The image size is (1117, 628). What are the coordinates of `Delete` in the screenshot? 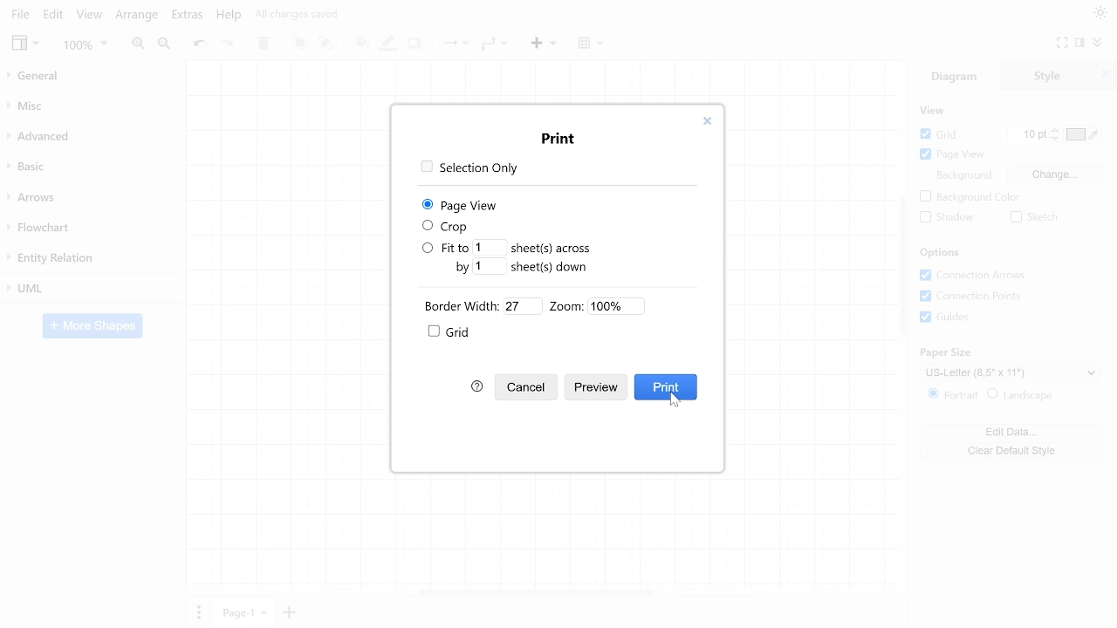 It's located at (264, 44).